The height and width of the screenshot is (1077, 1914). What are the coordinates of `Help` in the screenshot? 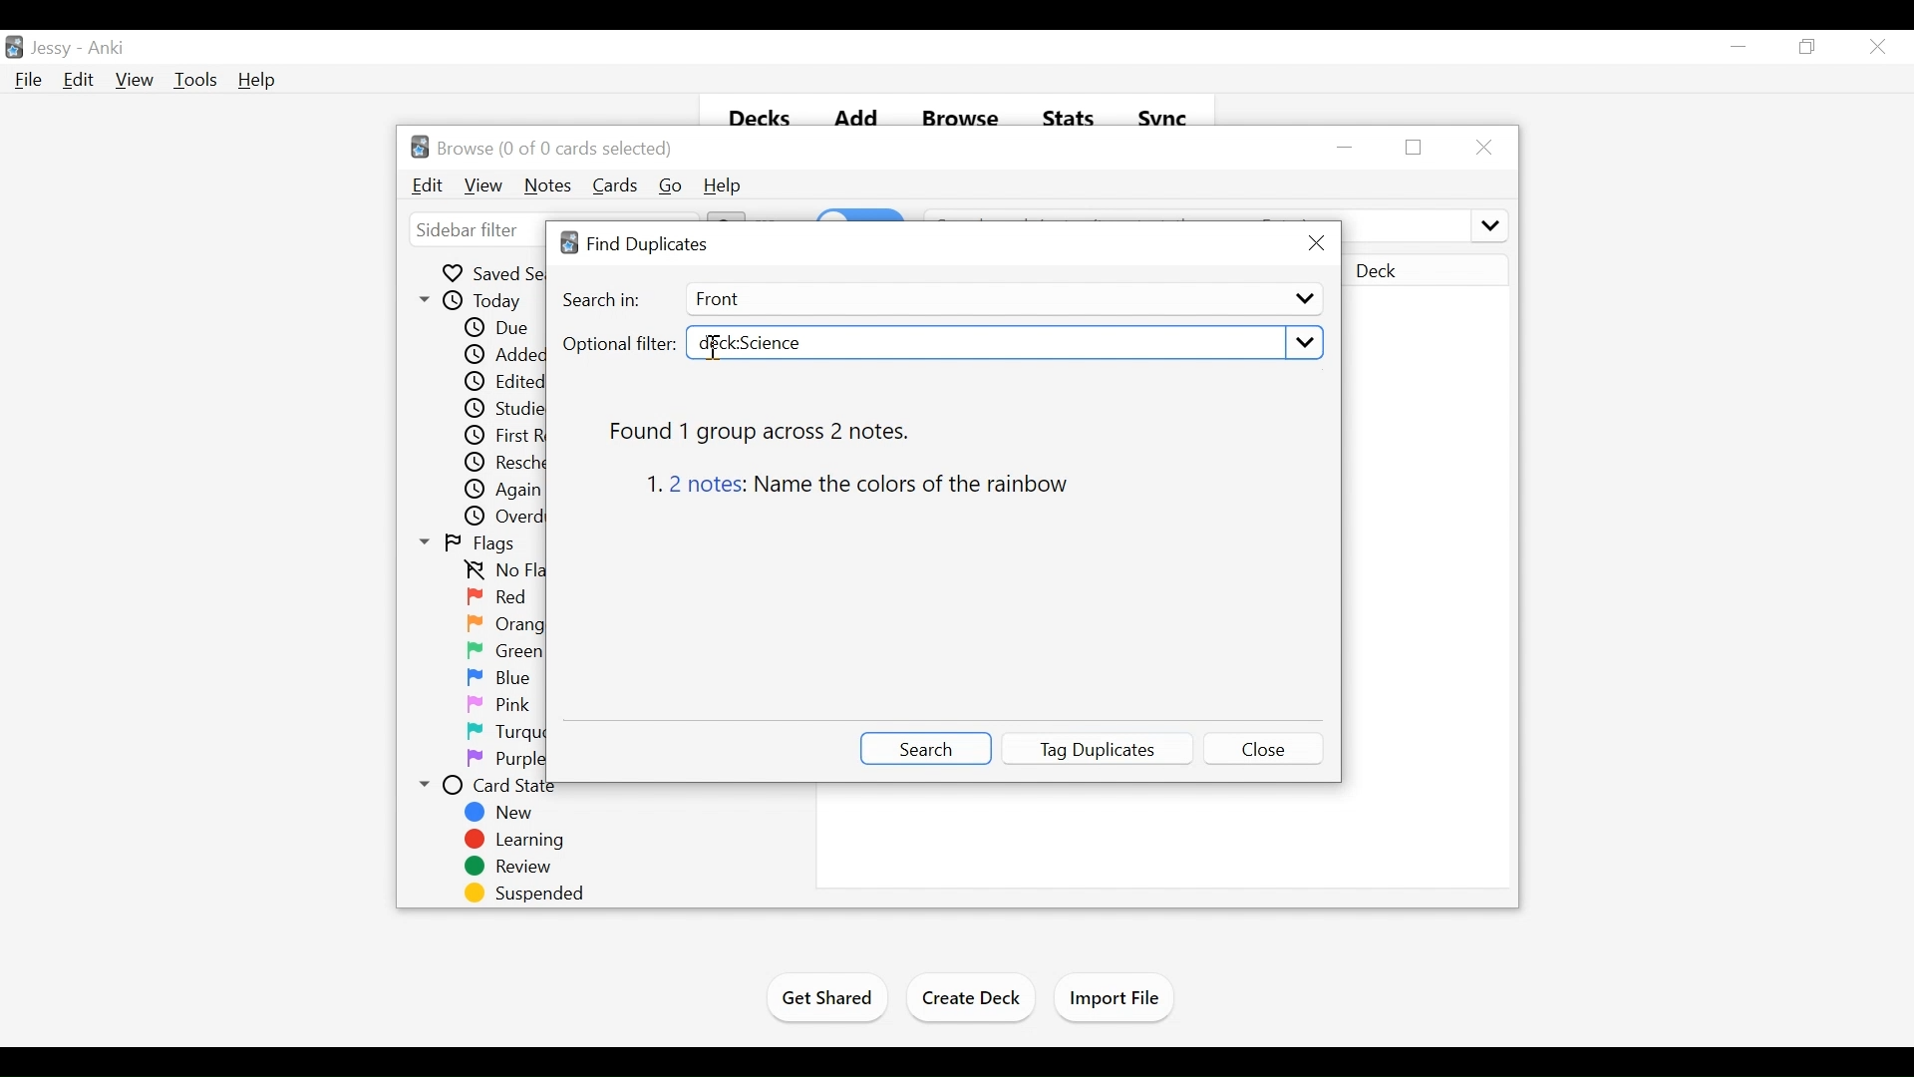 It's located at (258, 80).